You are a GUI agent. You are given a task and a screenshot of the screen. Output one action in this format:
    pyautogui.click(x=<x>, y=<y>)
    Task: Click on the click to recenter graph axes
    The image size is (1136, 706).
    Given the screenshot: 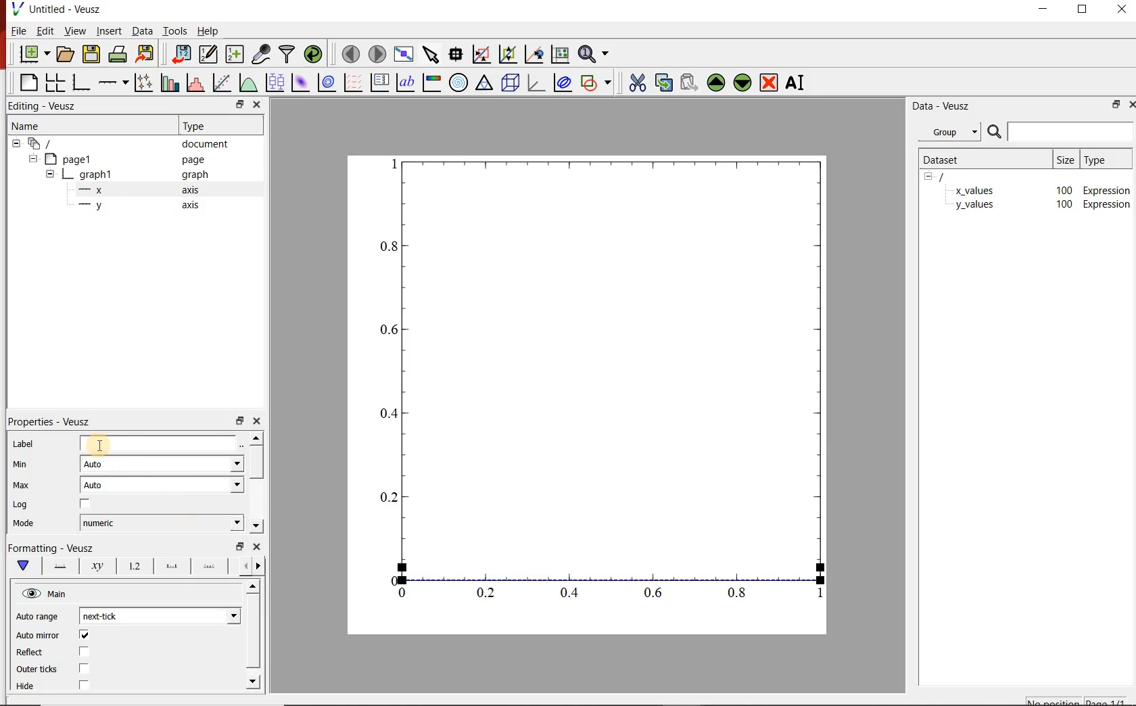 What is the action you would take?
    pyautogui.click(x=534, y=55)
    